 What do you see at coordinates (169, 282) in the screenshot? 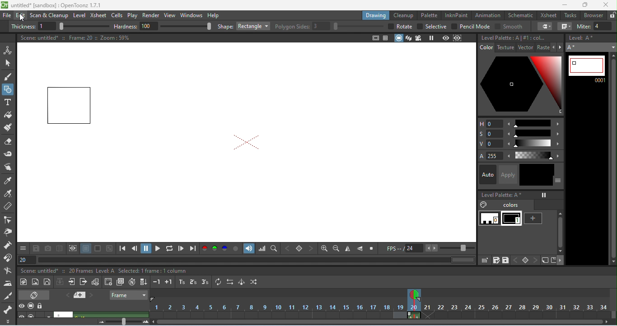
I see `increase step` at bounding box center [169, 282].